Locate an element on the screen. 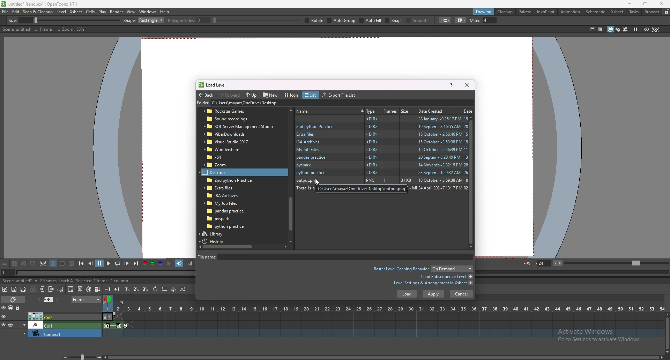 The image size is (670, 360). toggle timeline is located at coordinates (14, 299).